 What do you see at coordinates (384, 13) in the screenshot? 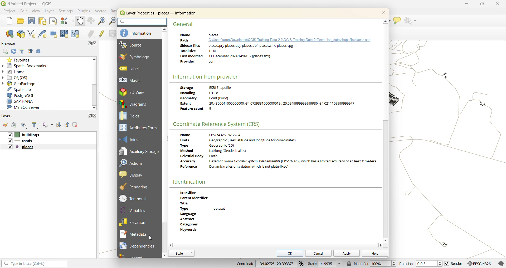
I see `close` at bounding box center [384, 13].